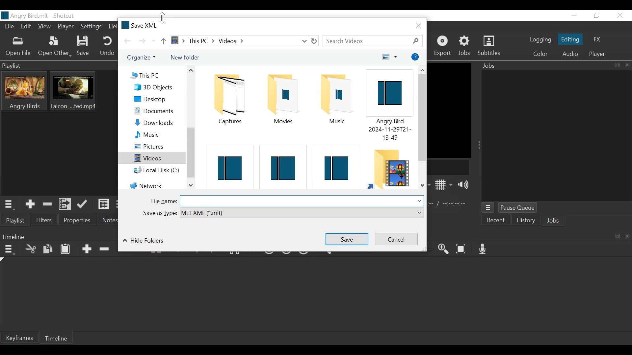 This screenshot has height=355, width=632. What do you see at coordinates (281, 165) in the screenshot?
I see `Shotcut File` at bounding box center [281, 165].